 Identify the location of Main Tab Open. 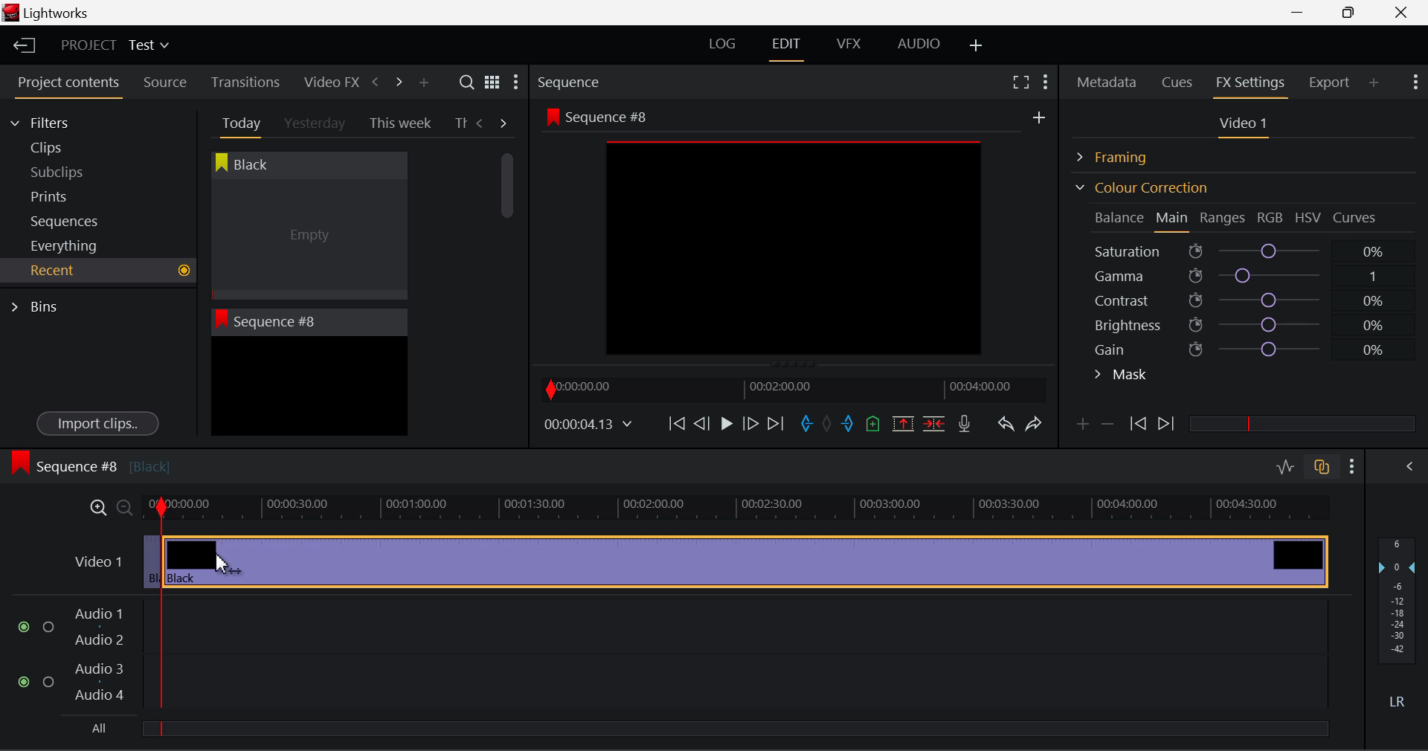
(1173, 219).